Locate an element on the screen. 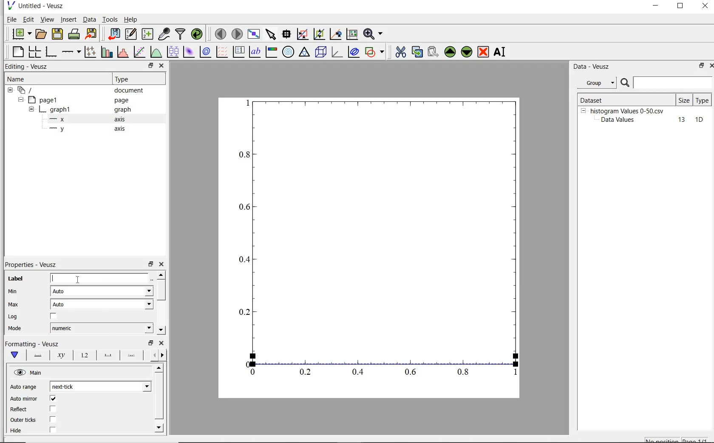  base graph is located at coordinates (52, 52).